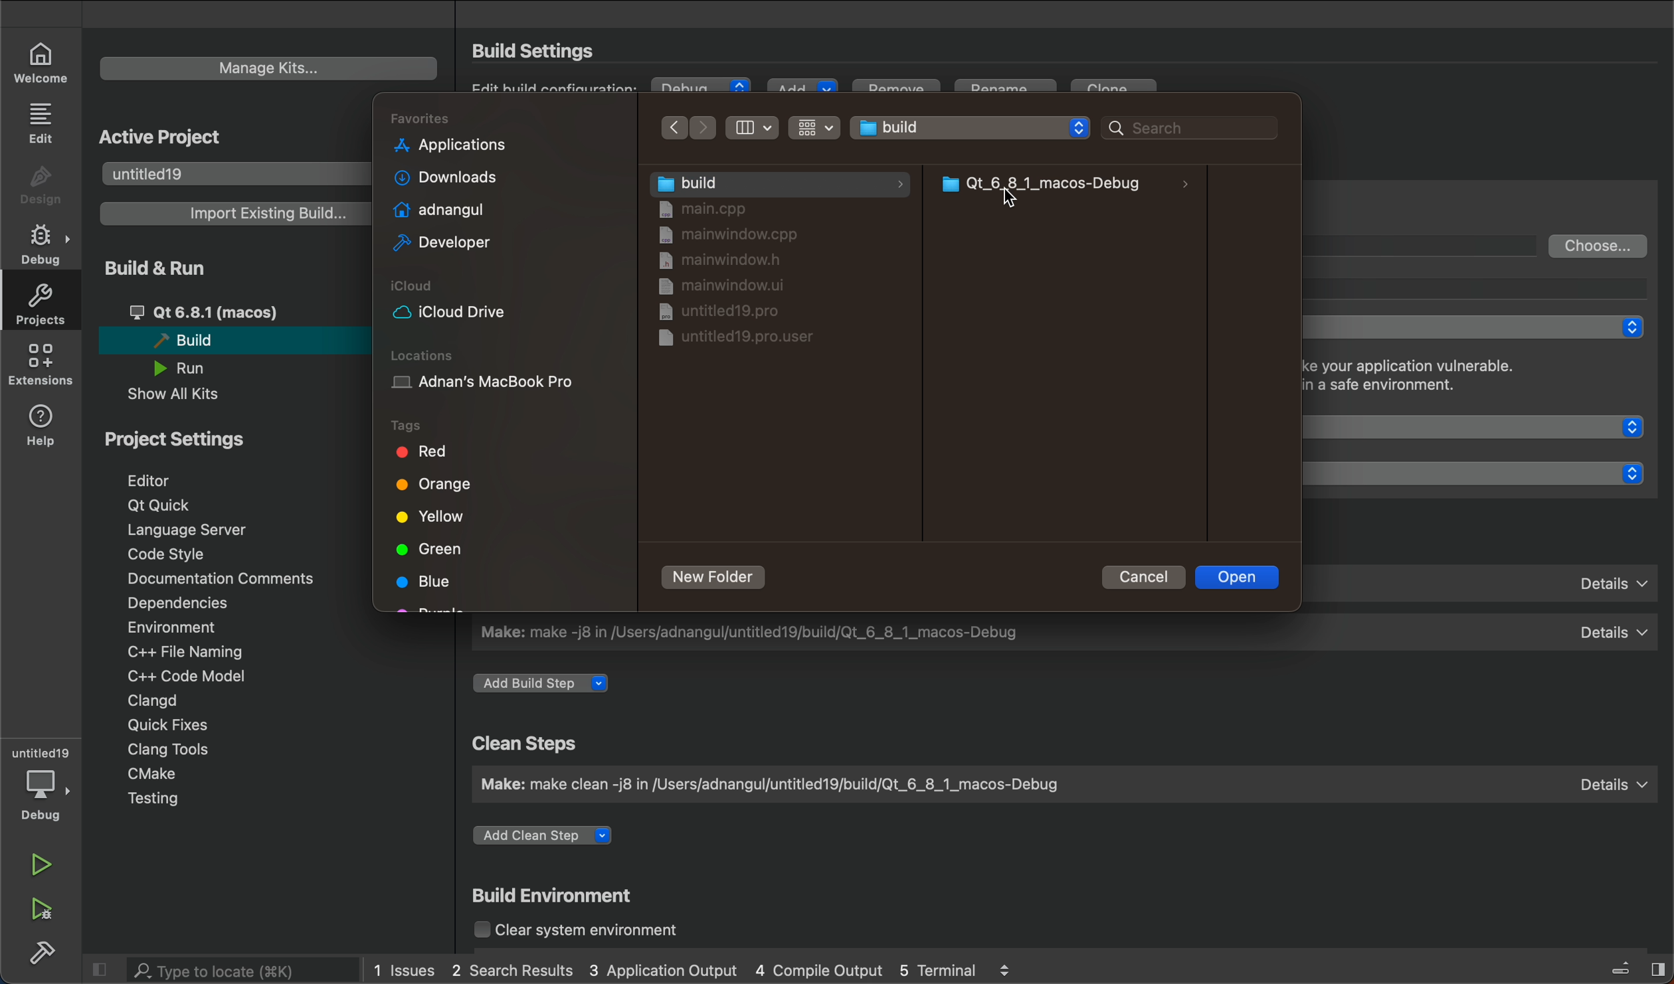  I want to click on build, so click(43, 950).